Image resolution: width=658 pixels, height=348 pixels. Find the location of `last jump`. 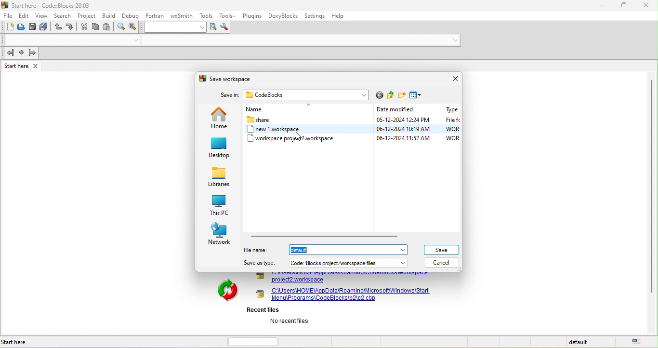

last jump is located at coordinates (22, 54).